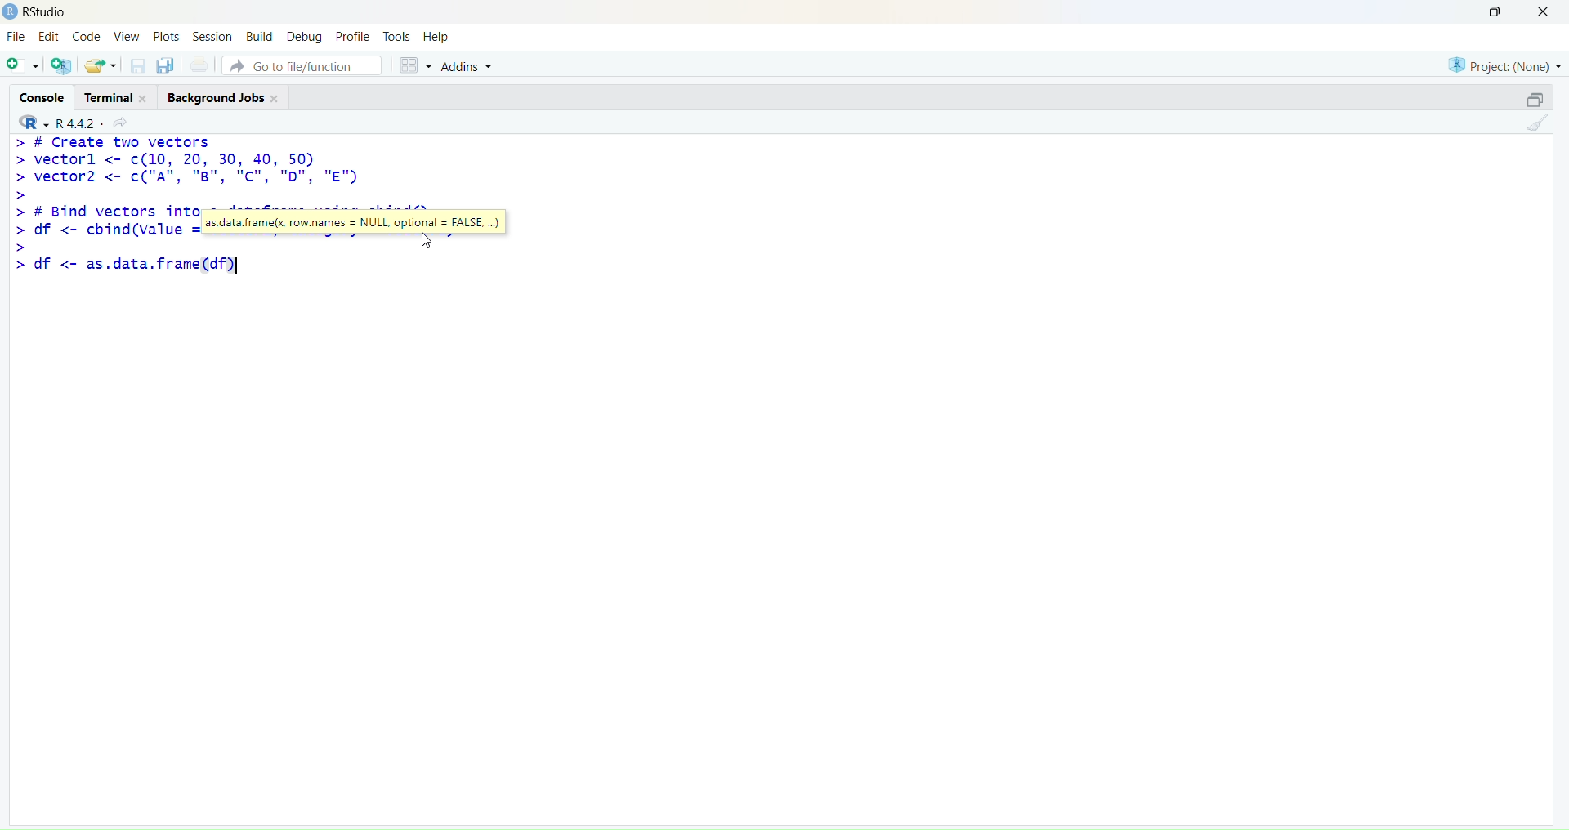 The image size is (1569, 830). What do you see at coordinates (101, 66) in the screenshot?
I see `open existing document` at bounding box center [101, 66].